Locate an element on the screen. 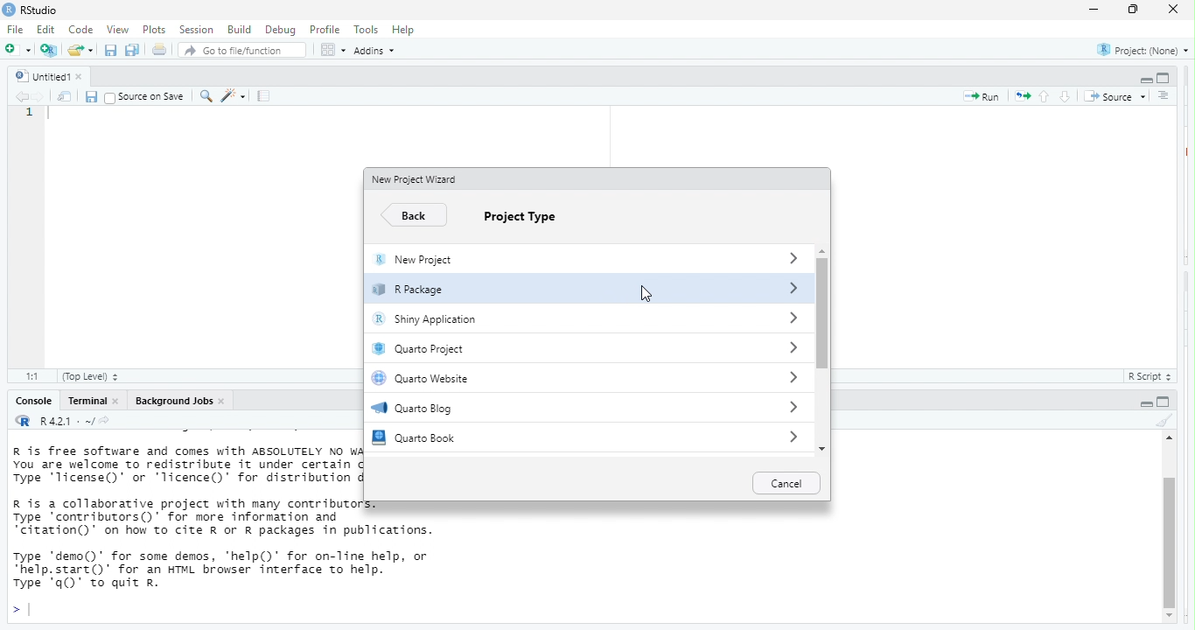 Image resolution: width=1195 pixels, height=630 pixels. R Package  is located at coordinates (550, 293).